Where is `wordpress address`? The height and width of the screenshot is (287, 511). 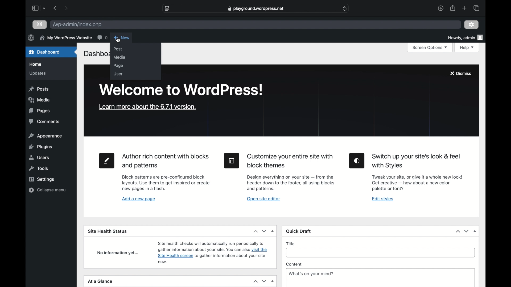 wordpress address is located at coordinates (77, 25).